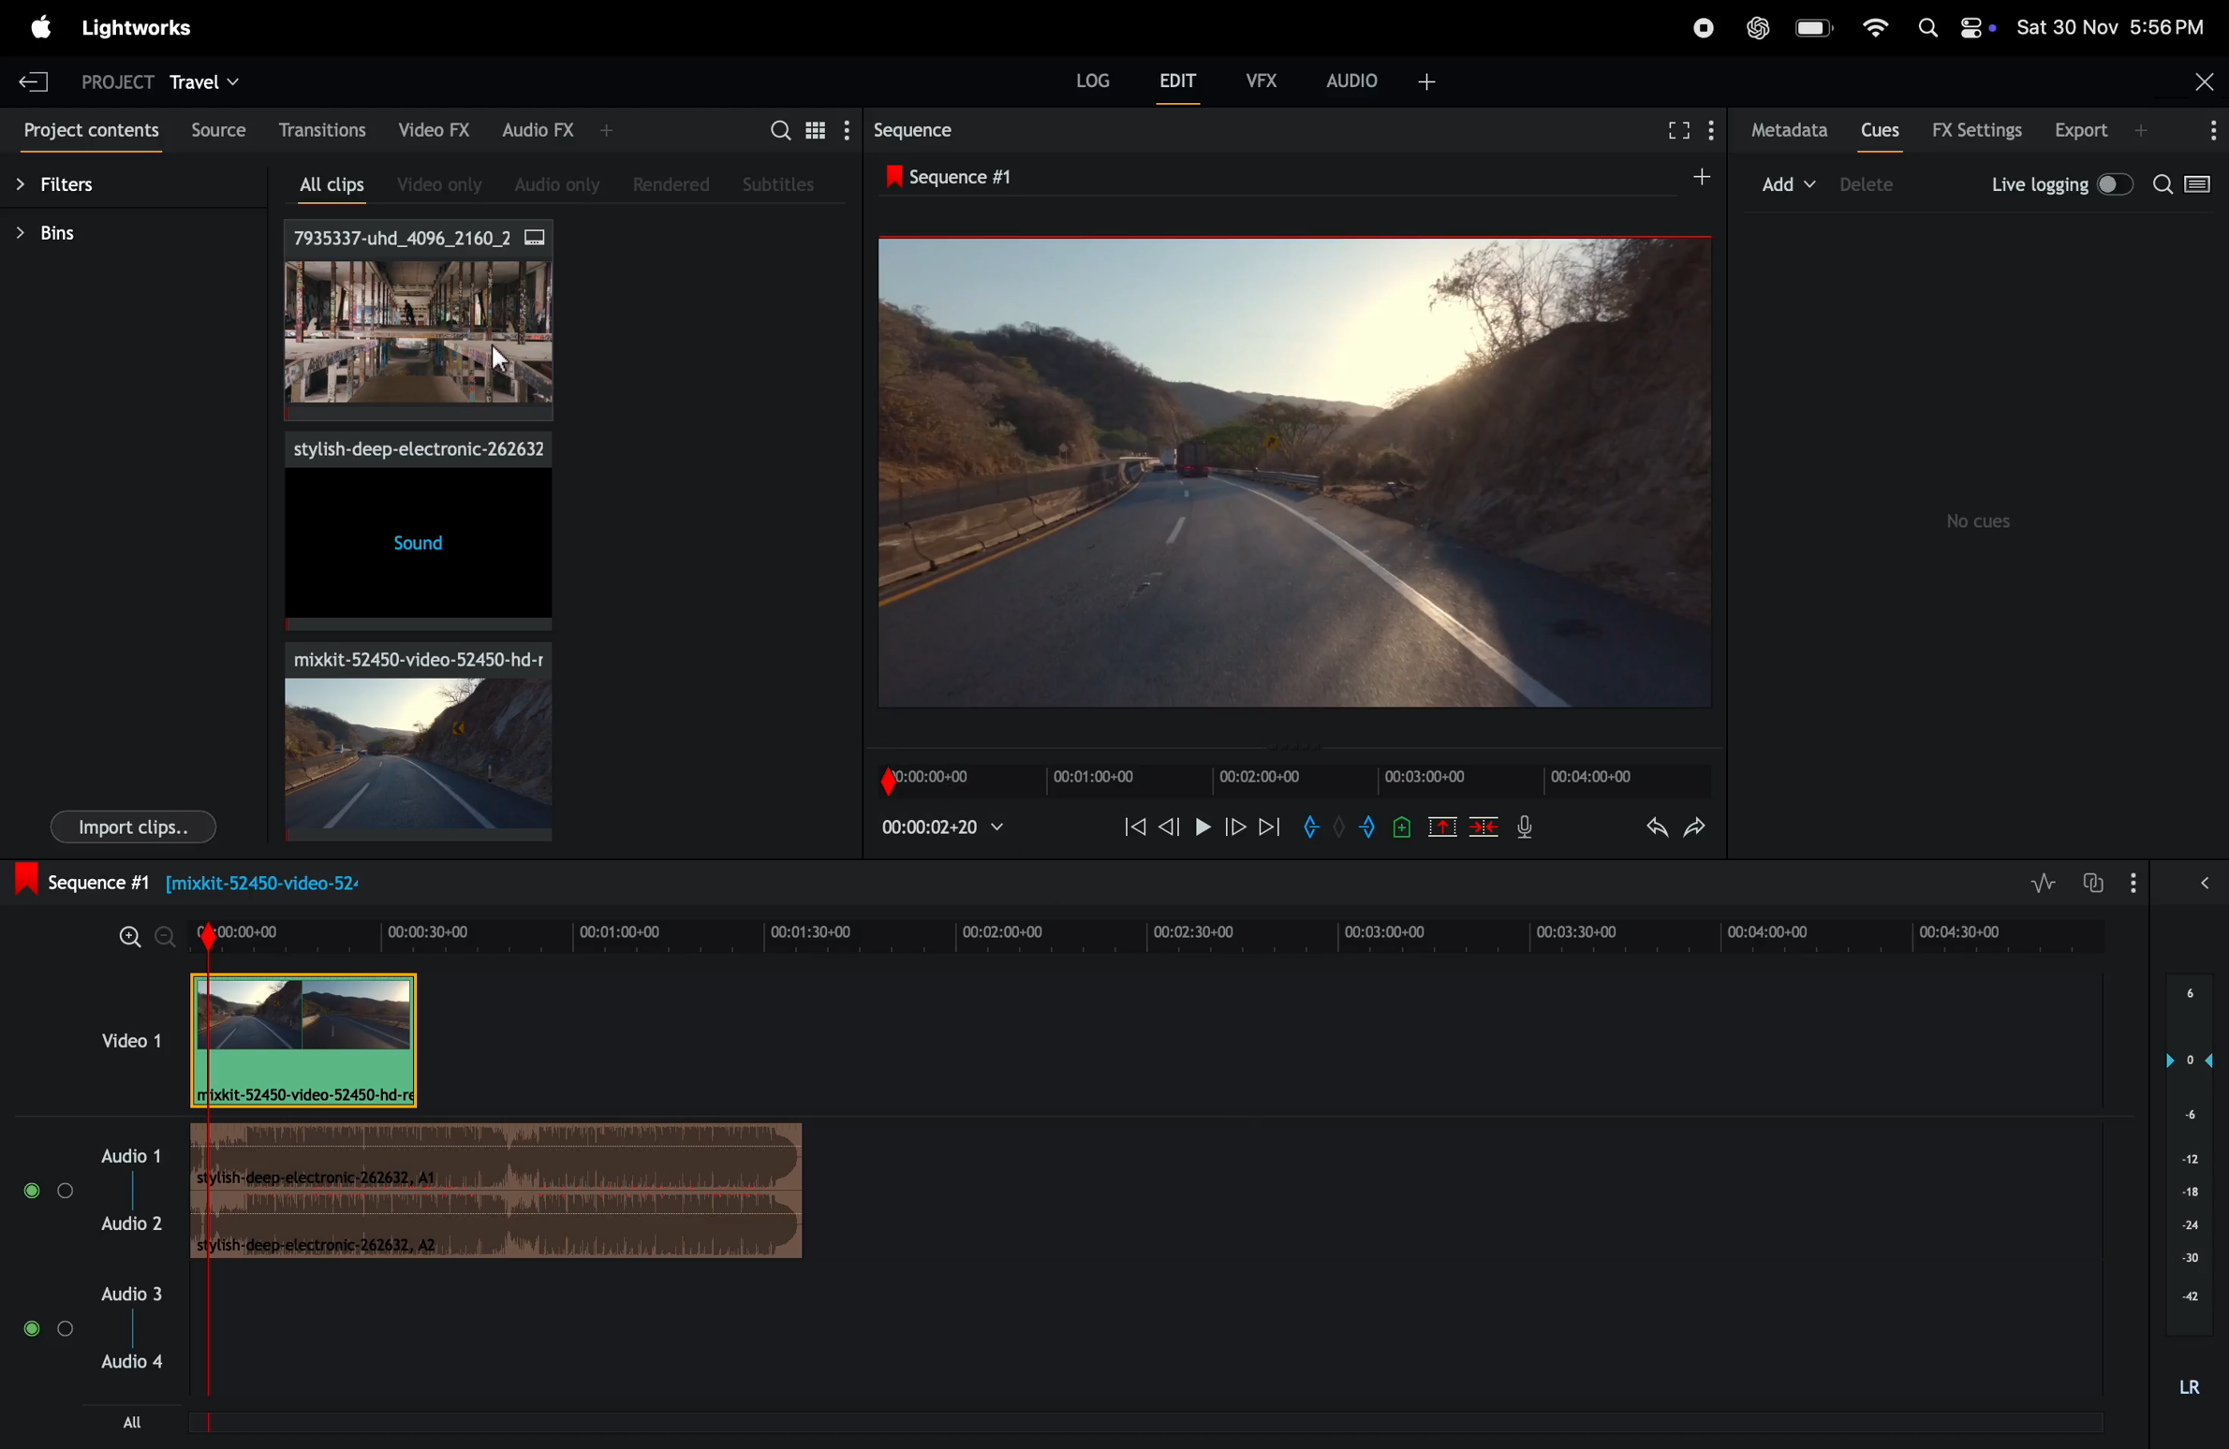 The width and height of the screenshot is (2229, 1449). Describe the element at coordinates (1523, 831) in the screenshot. I see `mic` at that location.